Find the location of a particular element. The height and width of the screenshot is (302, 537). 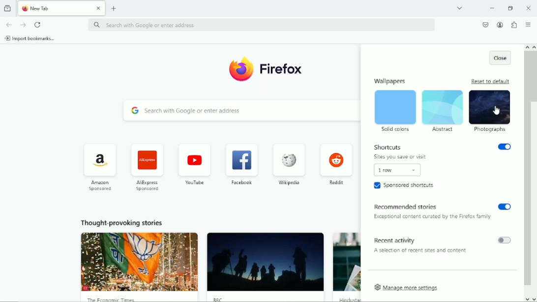

logo is located at coordinates (240, 68).